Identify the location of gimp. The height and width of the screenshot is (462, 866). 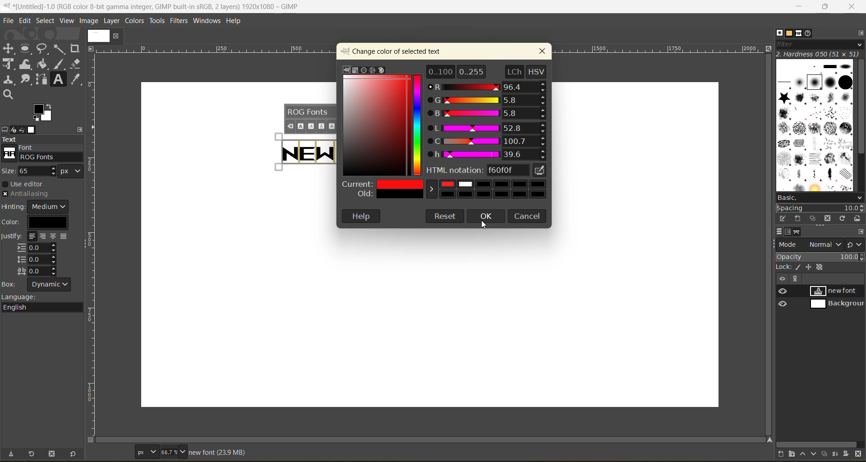
(348, 69).